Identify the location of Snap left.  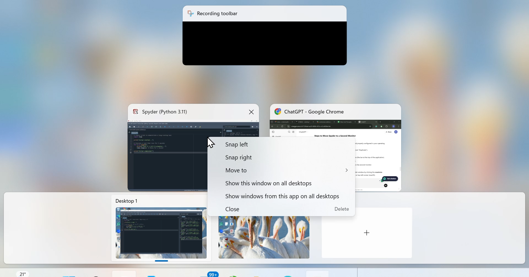
(264, 145).